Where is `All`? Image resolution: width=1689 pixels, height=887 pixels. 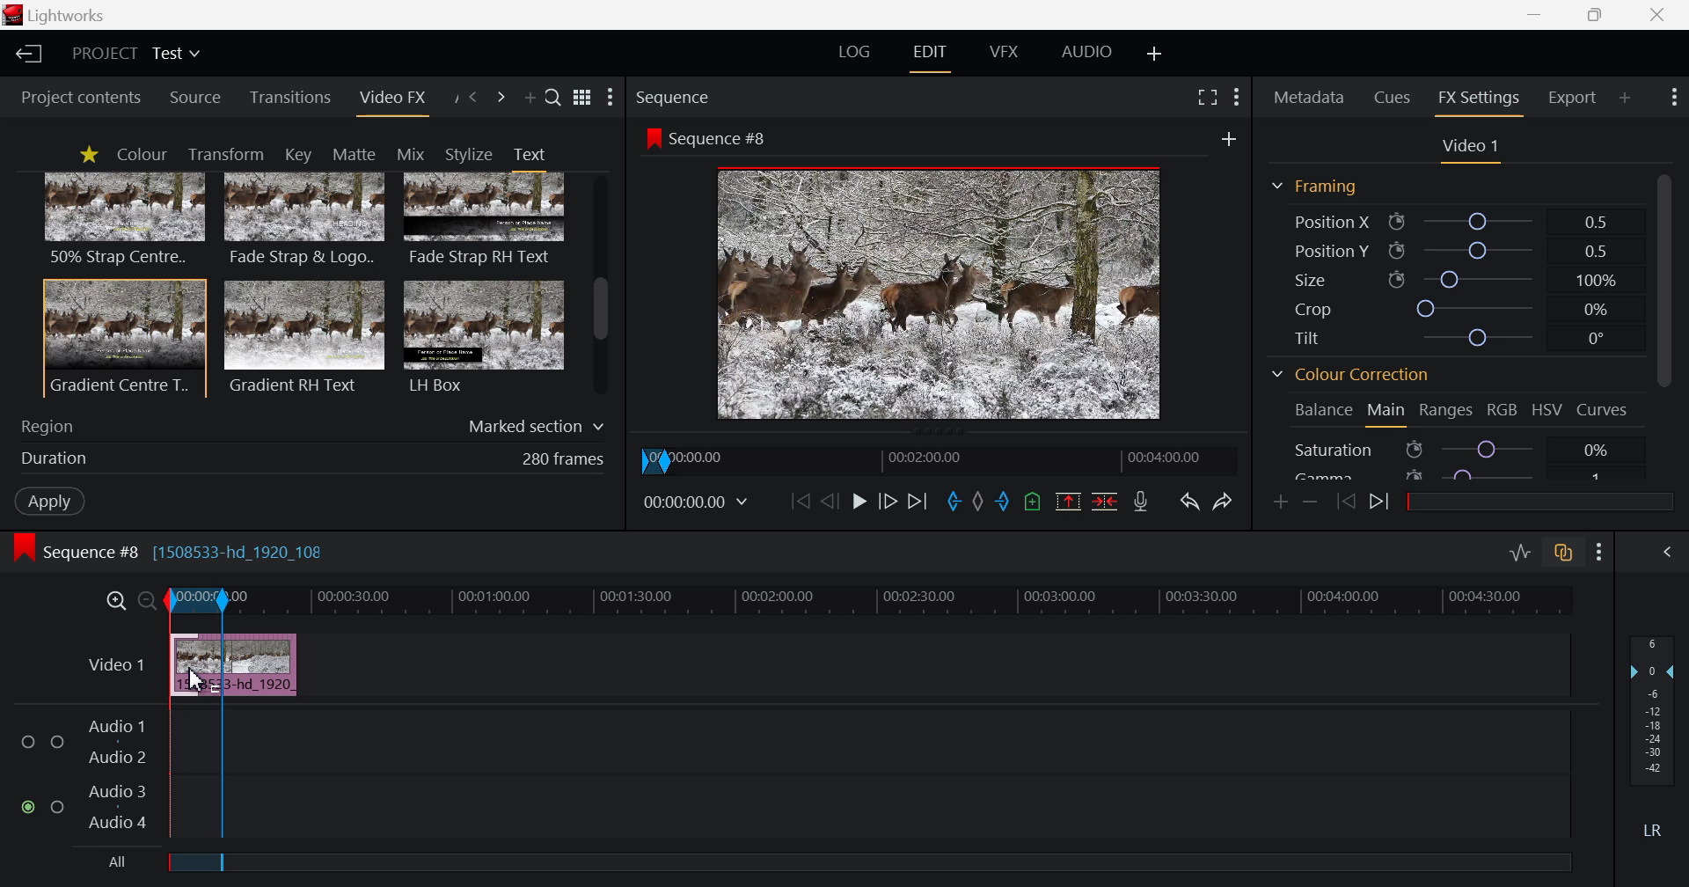 All is located at coordinates (105, 865).